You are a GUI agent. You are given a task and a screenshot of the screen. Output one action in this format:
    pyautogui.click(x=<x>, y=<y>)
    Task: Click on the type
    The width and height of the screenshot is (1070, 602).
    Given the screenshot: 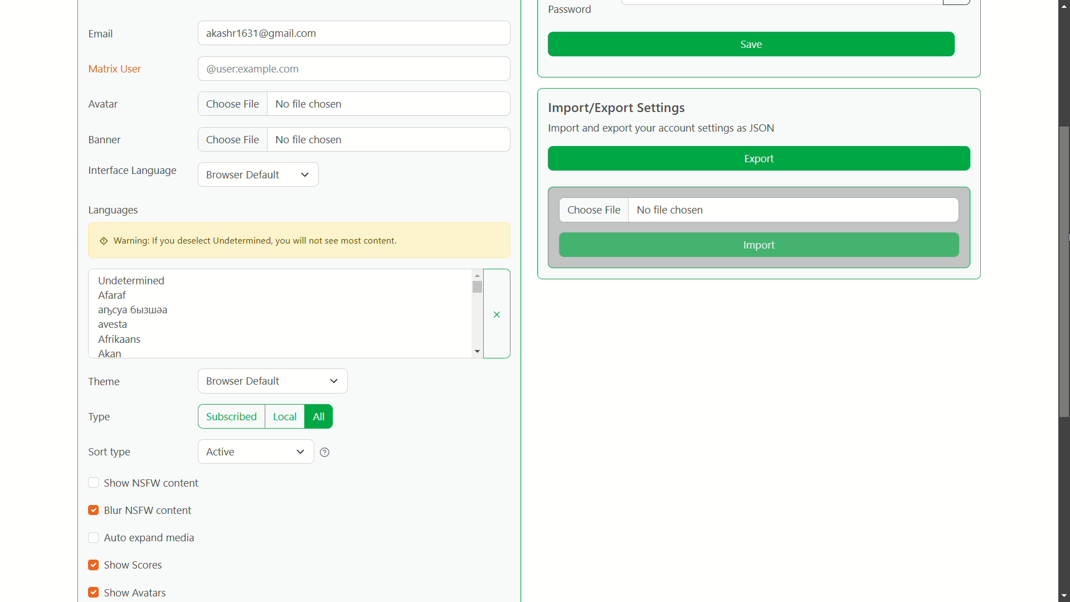 What is the action you would take?
    pyautogui.click(x=100, y=418)
    